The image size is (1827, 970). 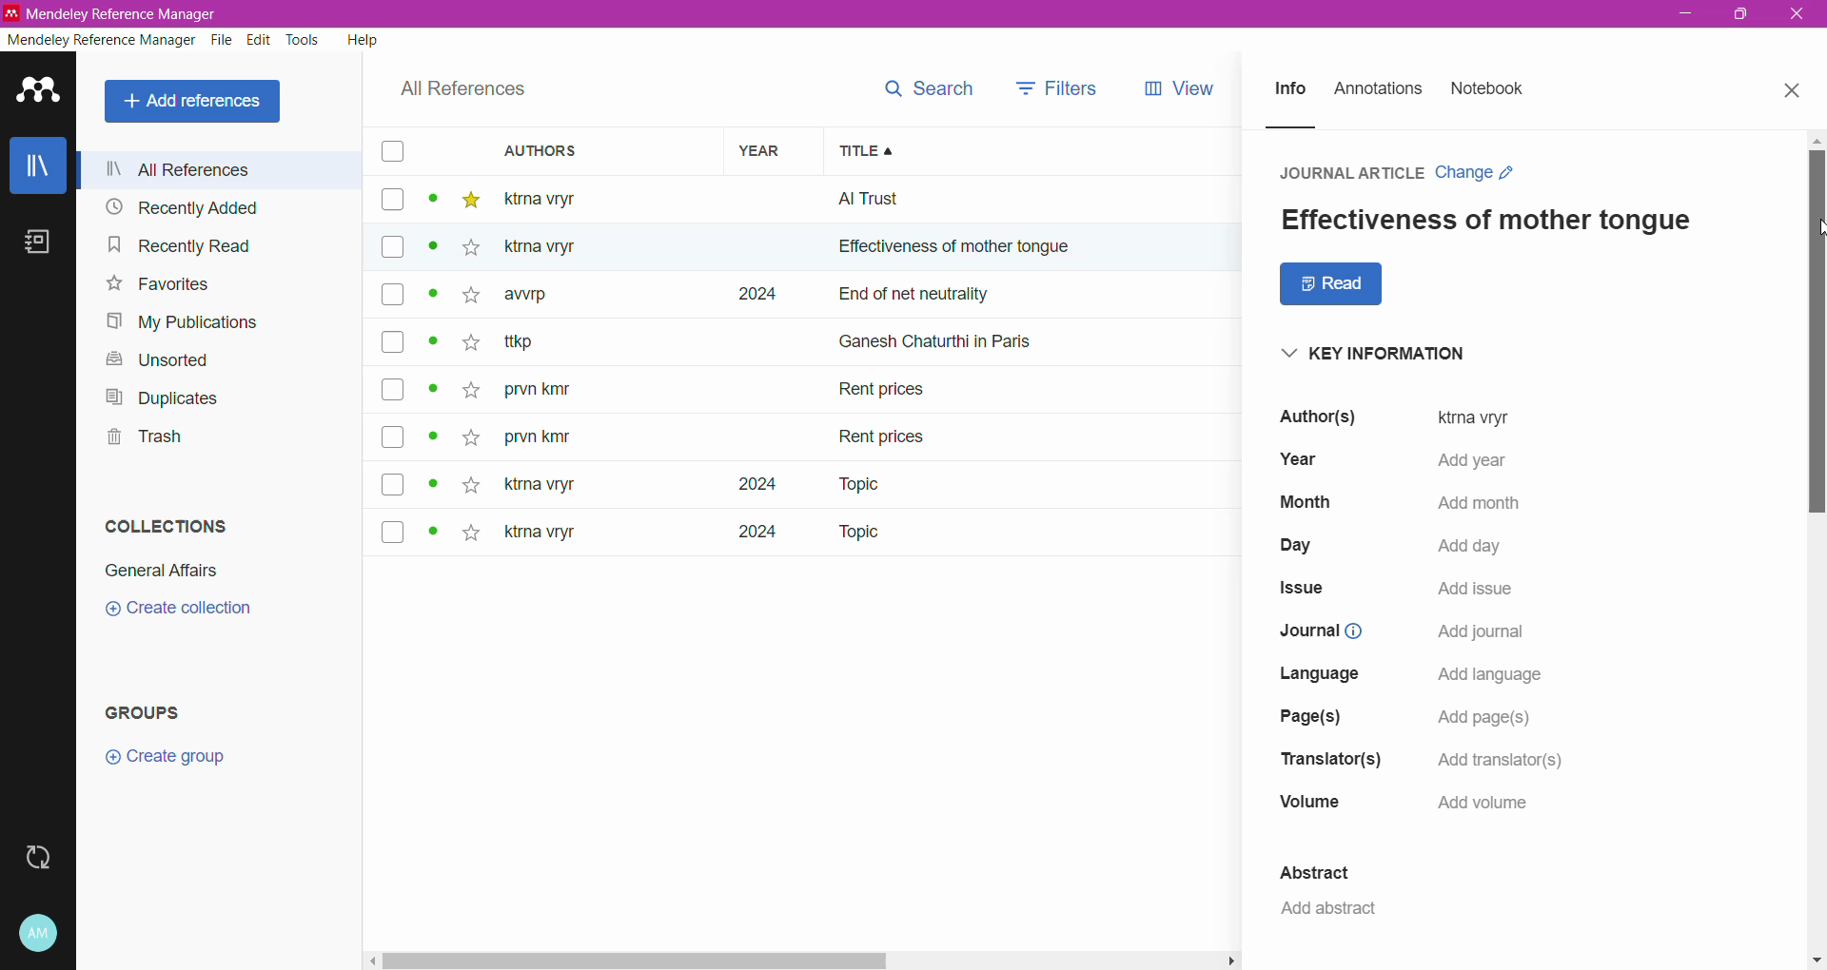 What do you see at coordinates (431, 203) in the screenshot?
I see `dot ` at bounding box center [431, 203].